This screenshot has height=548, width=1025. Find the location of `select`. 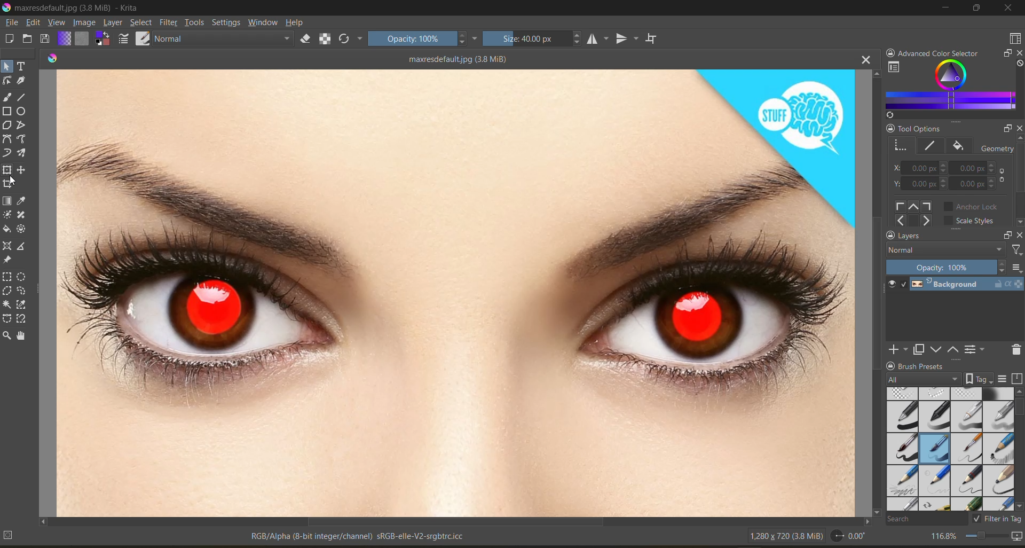

select is located at coordinates (141, 24).